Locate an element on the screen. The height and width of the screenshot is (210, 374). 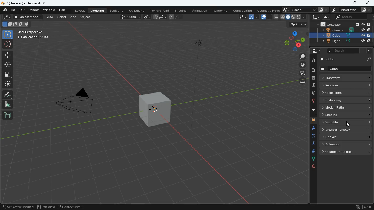
full screen is located at coordinates (7, 75).